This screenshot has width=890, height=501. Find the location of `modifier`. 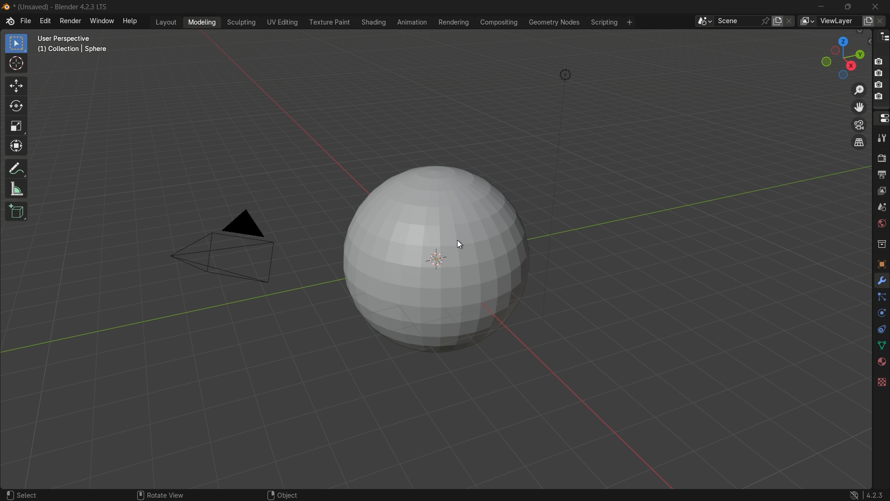

modifier is located at coordinates (881, 282).